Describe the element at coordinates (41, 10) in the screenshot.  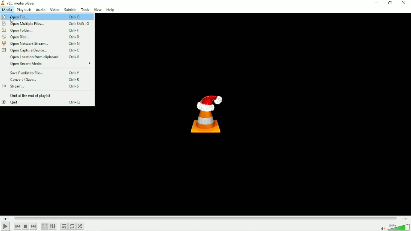
I see `Audio` at that location.